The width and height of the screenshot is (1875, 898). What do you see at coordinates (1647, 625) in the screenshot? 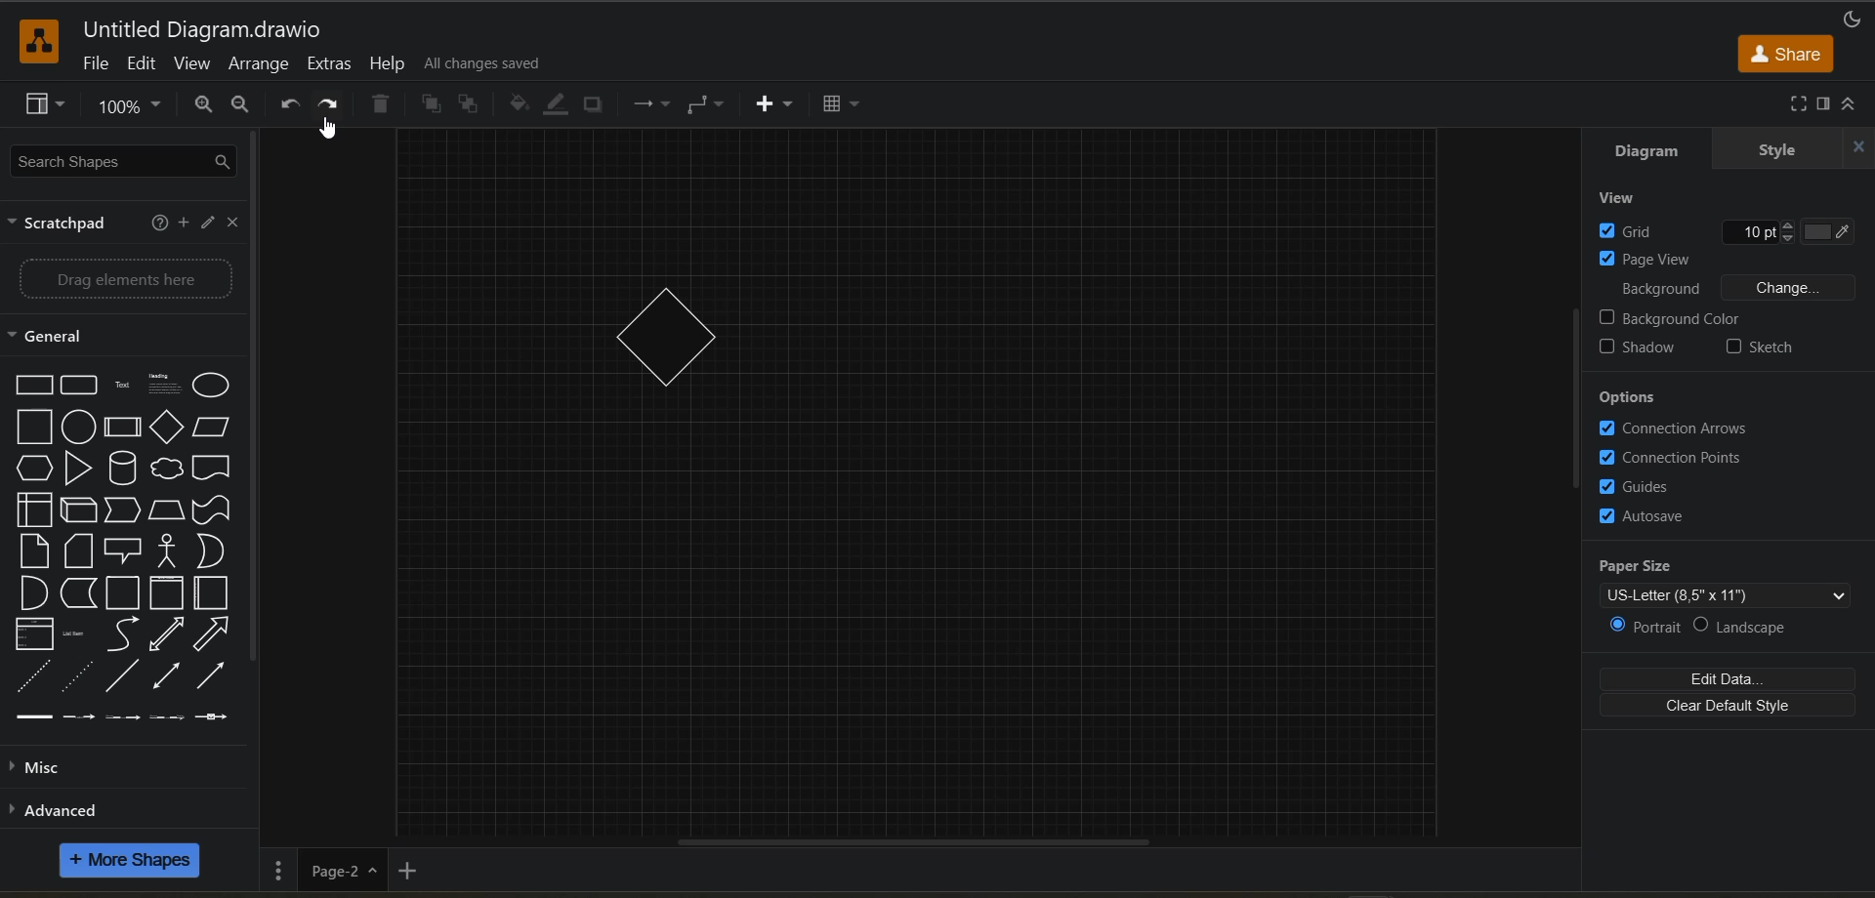
I see `portrait` at bounding box center [1647, 625].